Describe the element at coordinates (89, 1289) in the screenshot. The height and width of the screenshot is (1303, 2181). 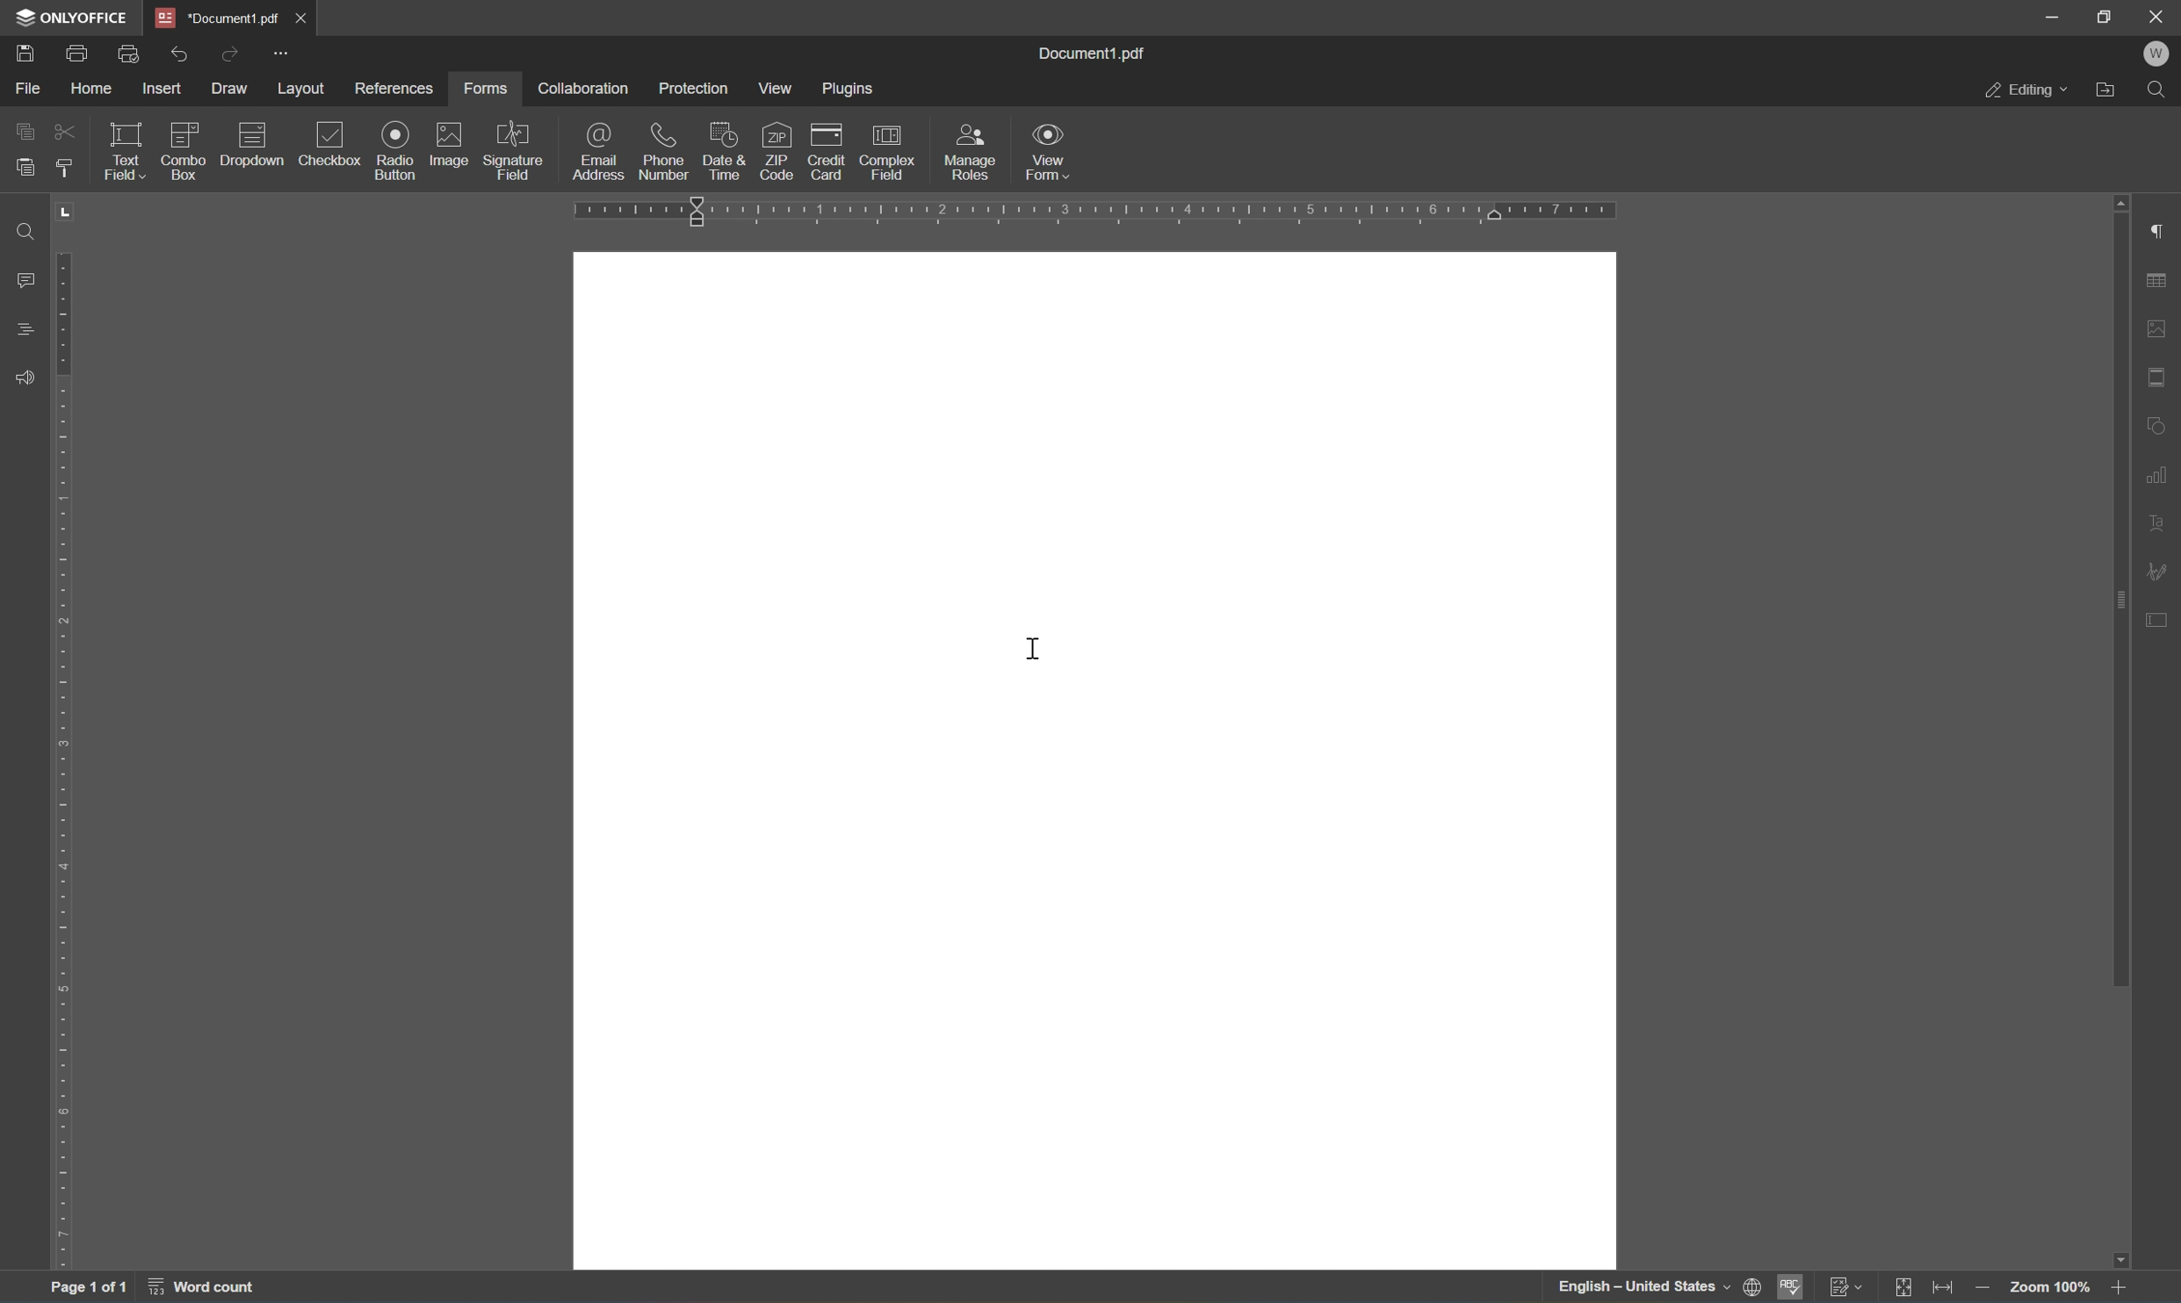
I see `page 1 of 1` at that location.